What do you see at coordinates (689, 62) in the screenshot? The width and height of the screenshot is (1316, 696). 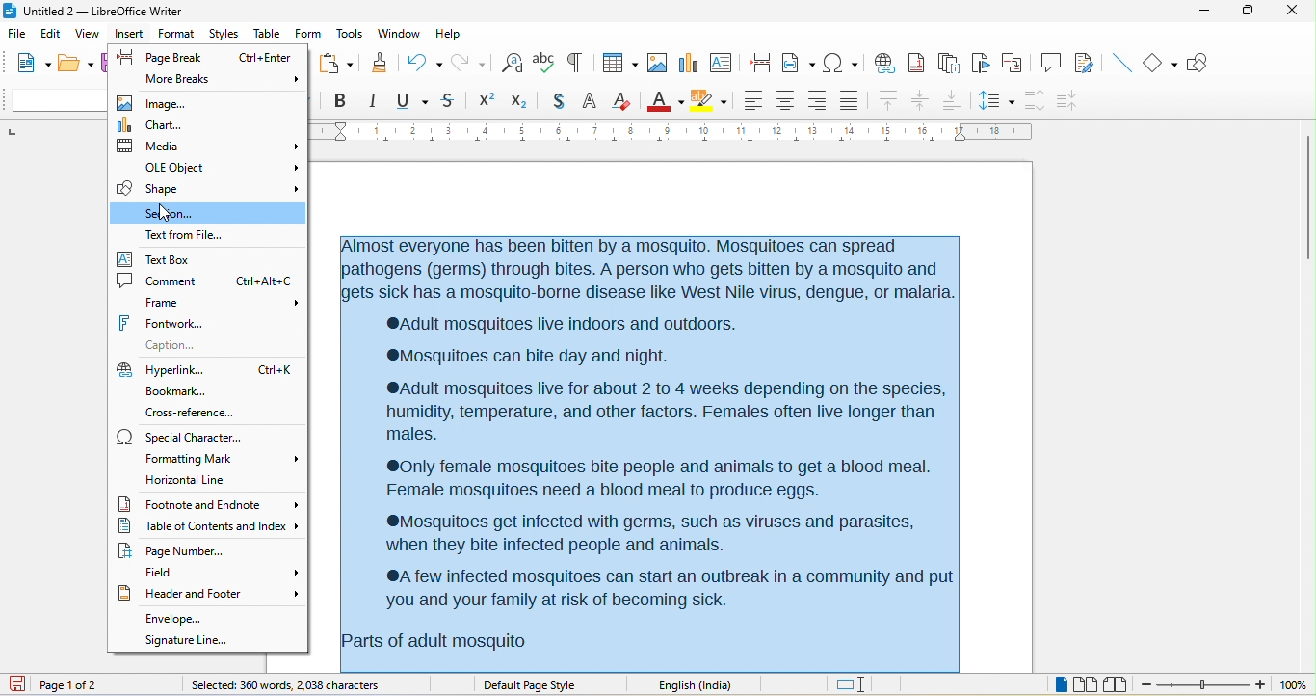 I see `chart` at bounding box center [689, 62].